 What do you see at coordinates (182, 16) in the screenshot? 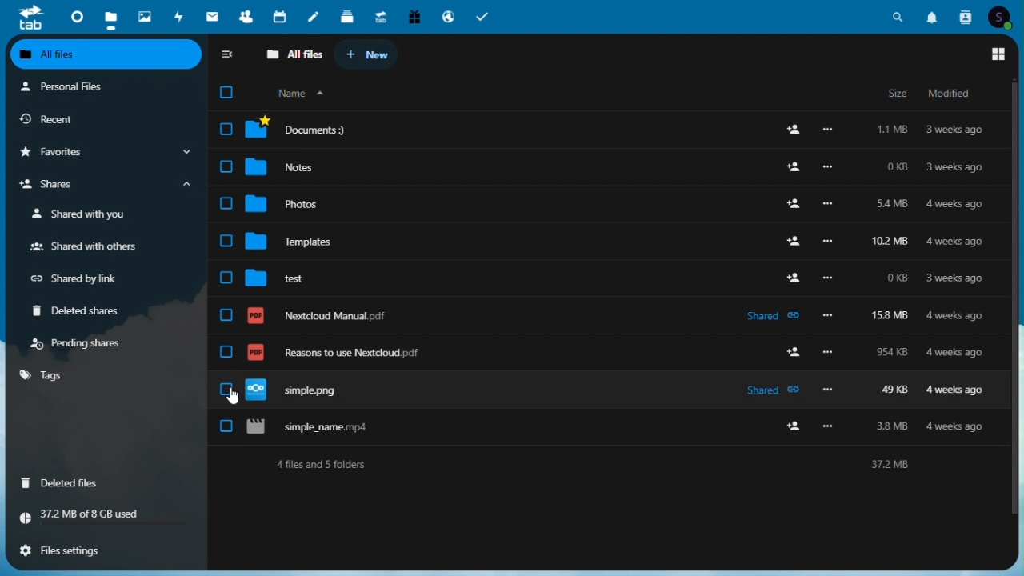
I see `activity` at bounding box center [182, 16].